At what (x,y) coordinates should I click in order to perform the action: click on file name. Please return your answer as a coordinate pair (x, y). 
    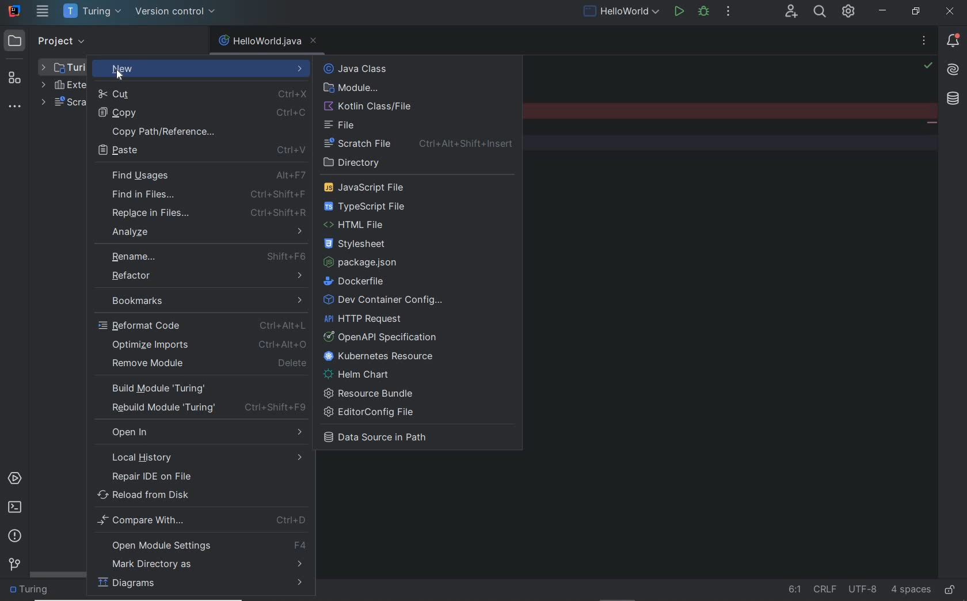
    Looking at the image, I should click on (260, 41).